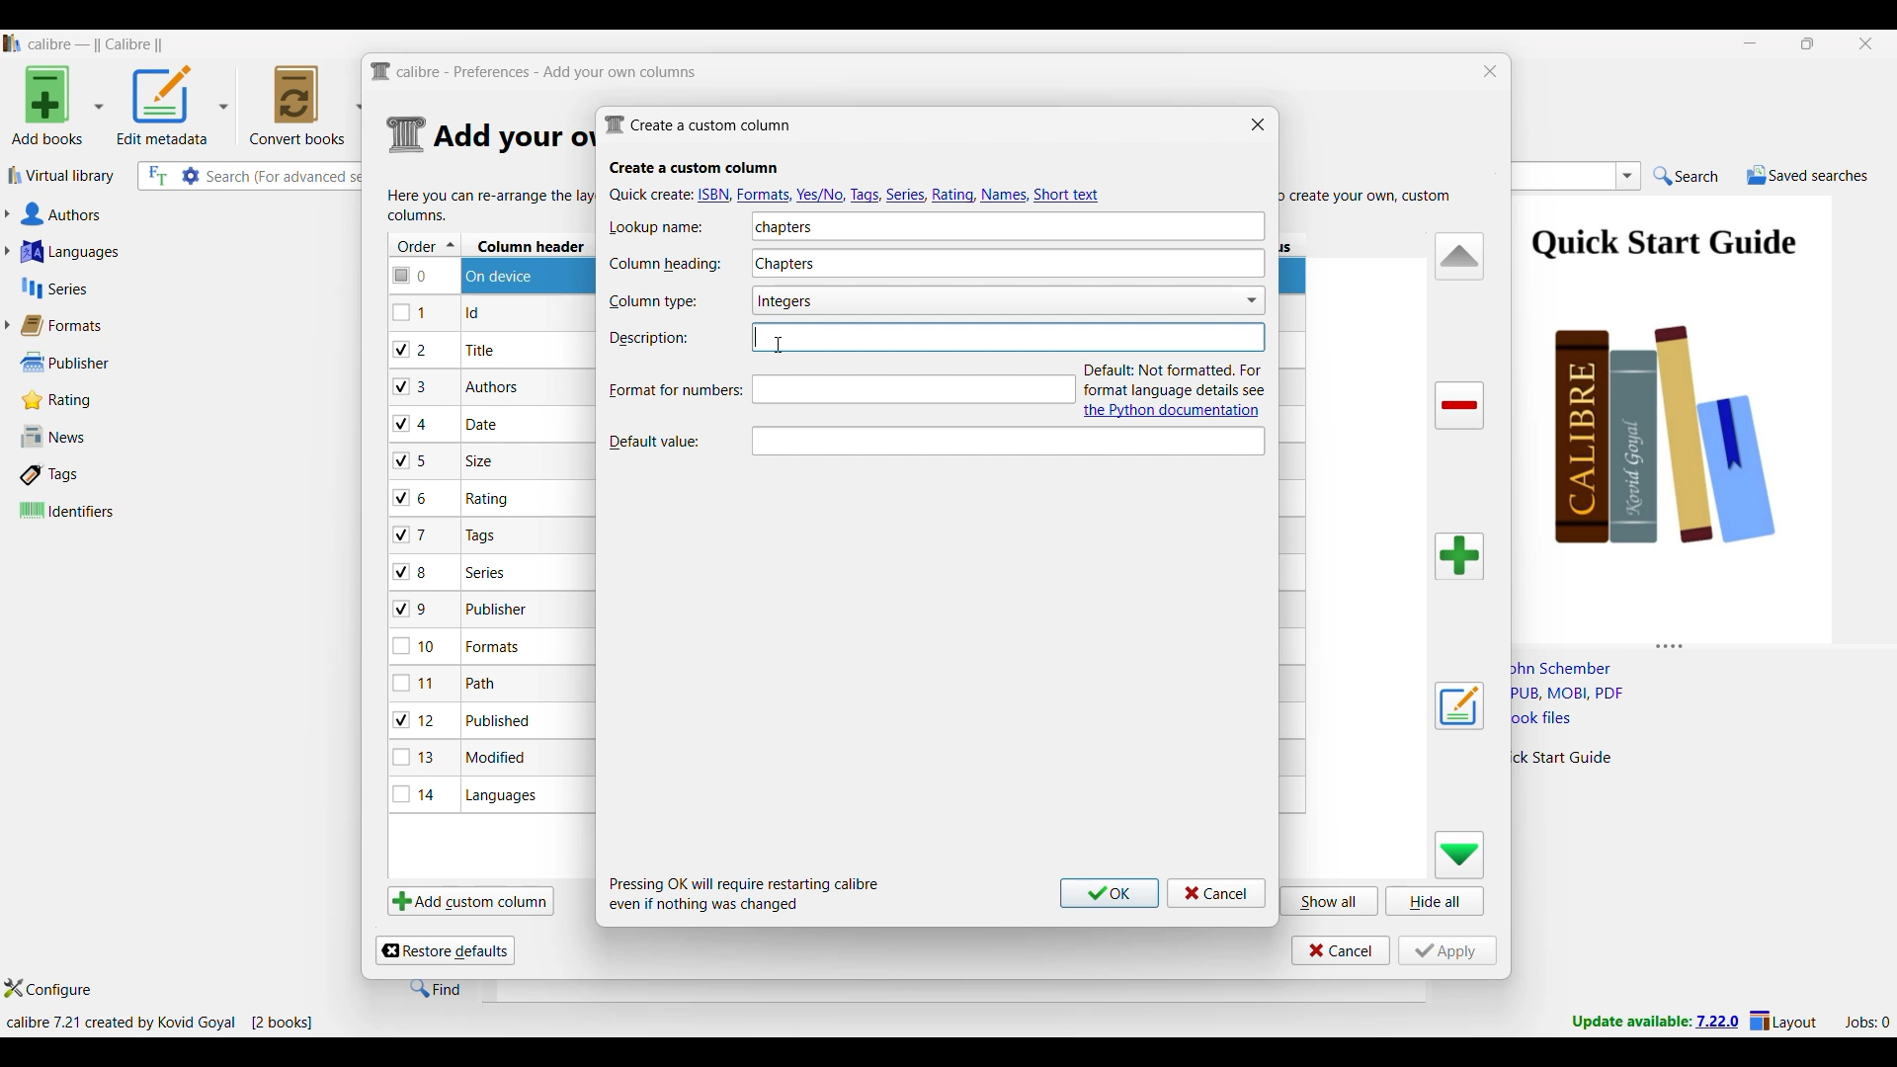 This screenshot has height=1067, width=1897. Describe the element at coordinates (1687, 177) in the screenshot. I see `Search` at that location.